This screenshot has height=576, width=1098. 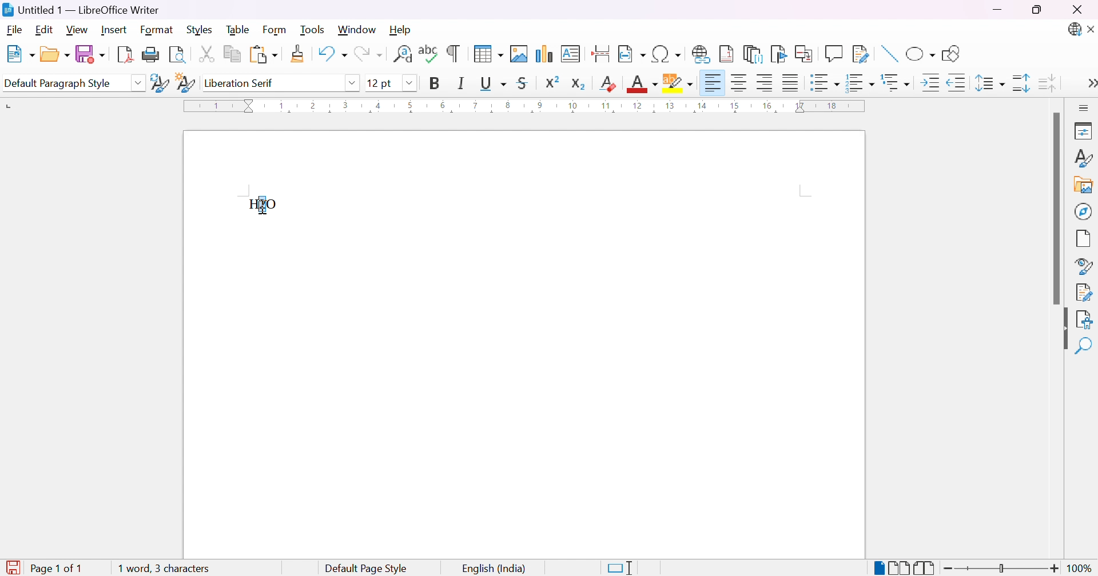 I want to click on Book view, so click(x=925, y=568).